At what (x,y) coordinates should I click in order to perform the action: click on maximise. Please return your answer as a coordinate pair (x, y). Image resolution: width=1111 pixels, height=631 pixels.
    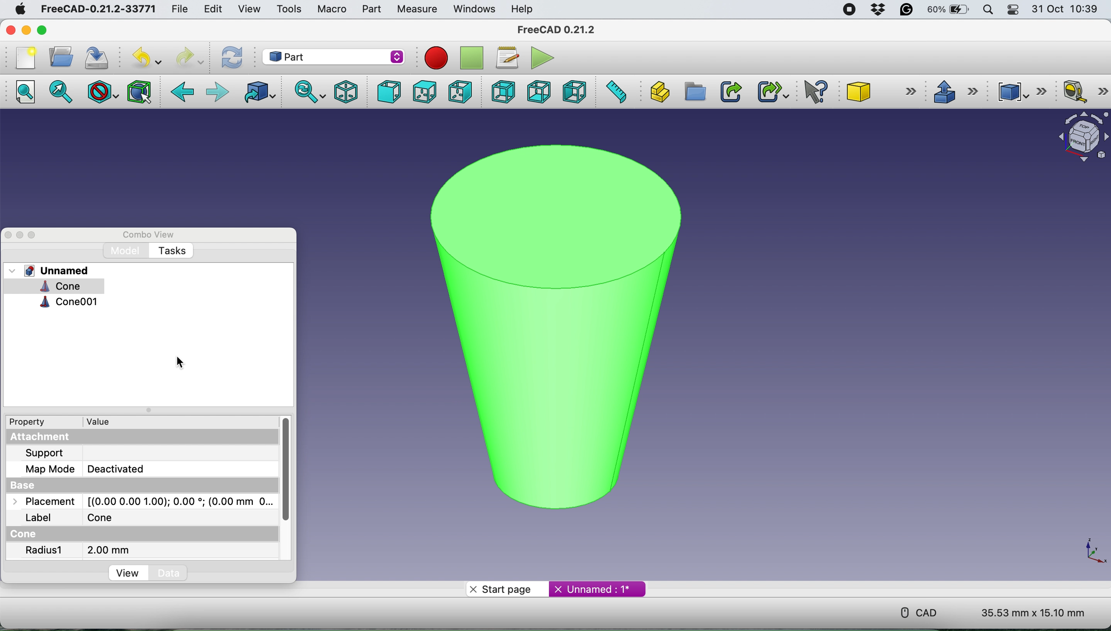
    Looking at the image, I should click on (58, 30).